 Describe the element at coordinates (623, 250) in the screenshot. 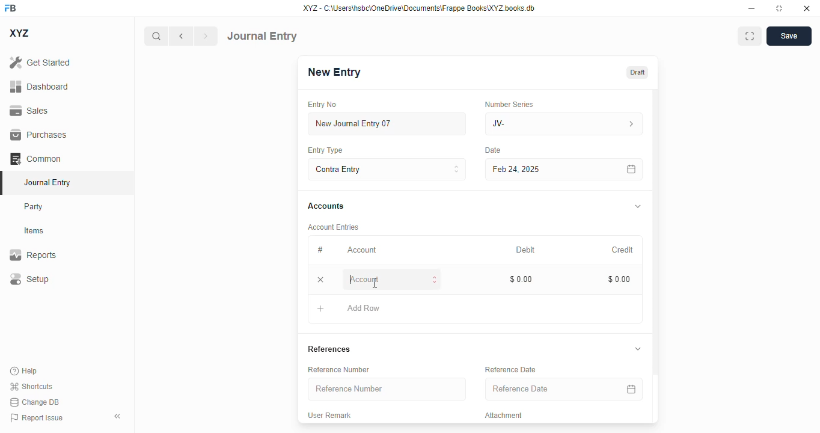

I see `credit` at that location.